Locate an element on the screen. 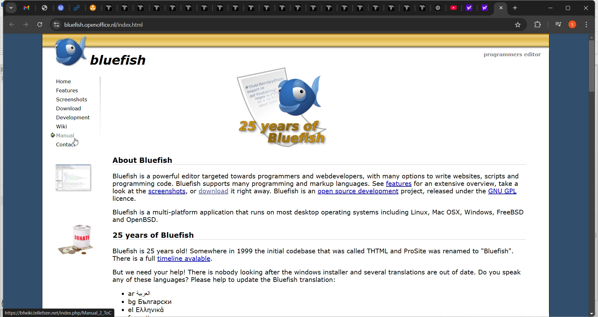  previous page is located at coordinates (12, 26).